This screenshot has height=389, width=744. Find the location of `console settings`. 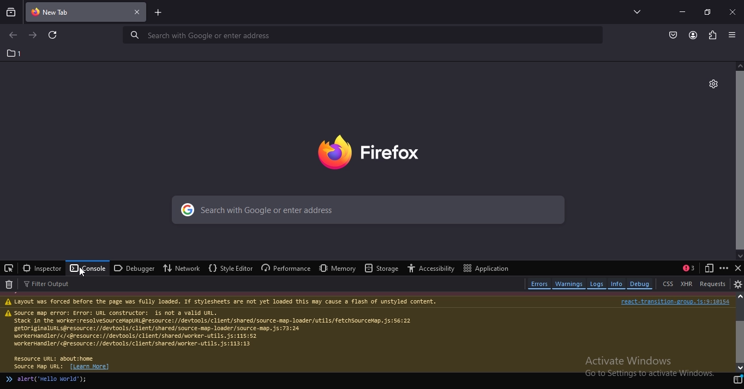

console settings is located at coordinates (738, 284).